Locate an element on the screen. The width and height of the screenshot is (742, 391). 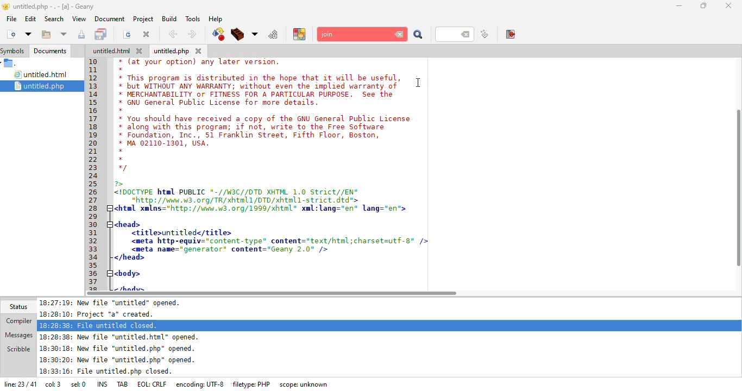
32 is located at coordinates (95, 241).